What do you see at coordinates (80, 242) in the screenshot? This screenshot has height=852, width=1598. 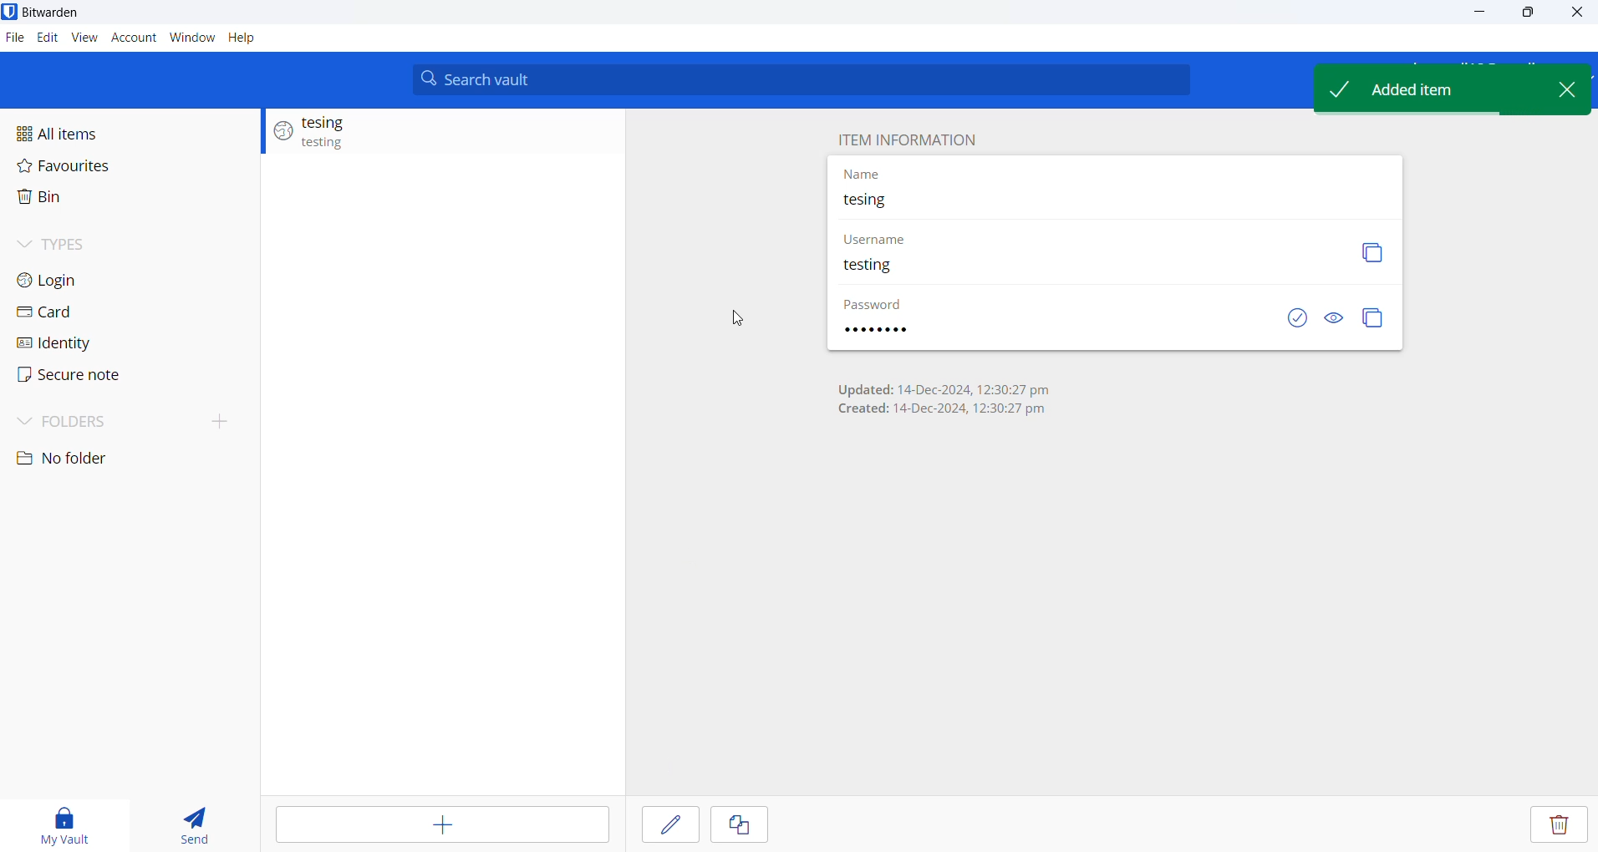 I see `Types` at bounding box center [80, 242].